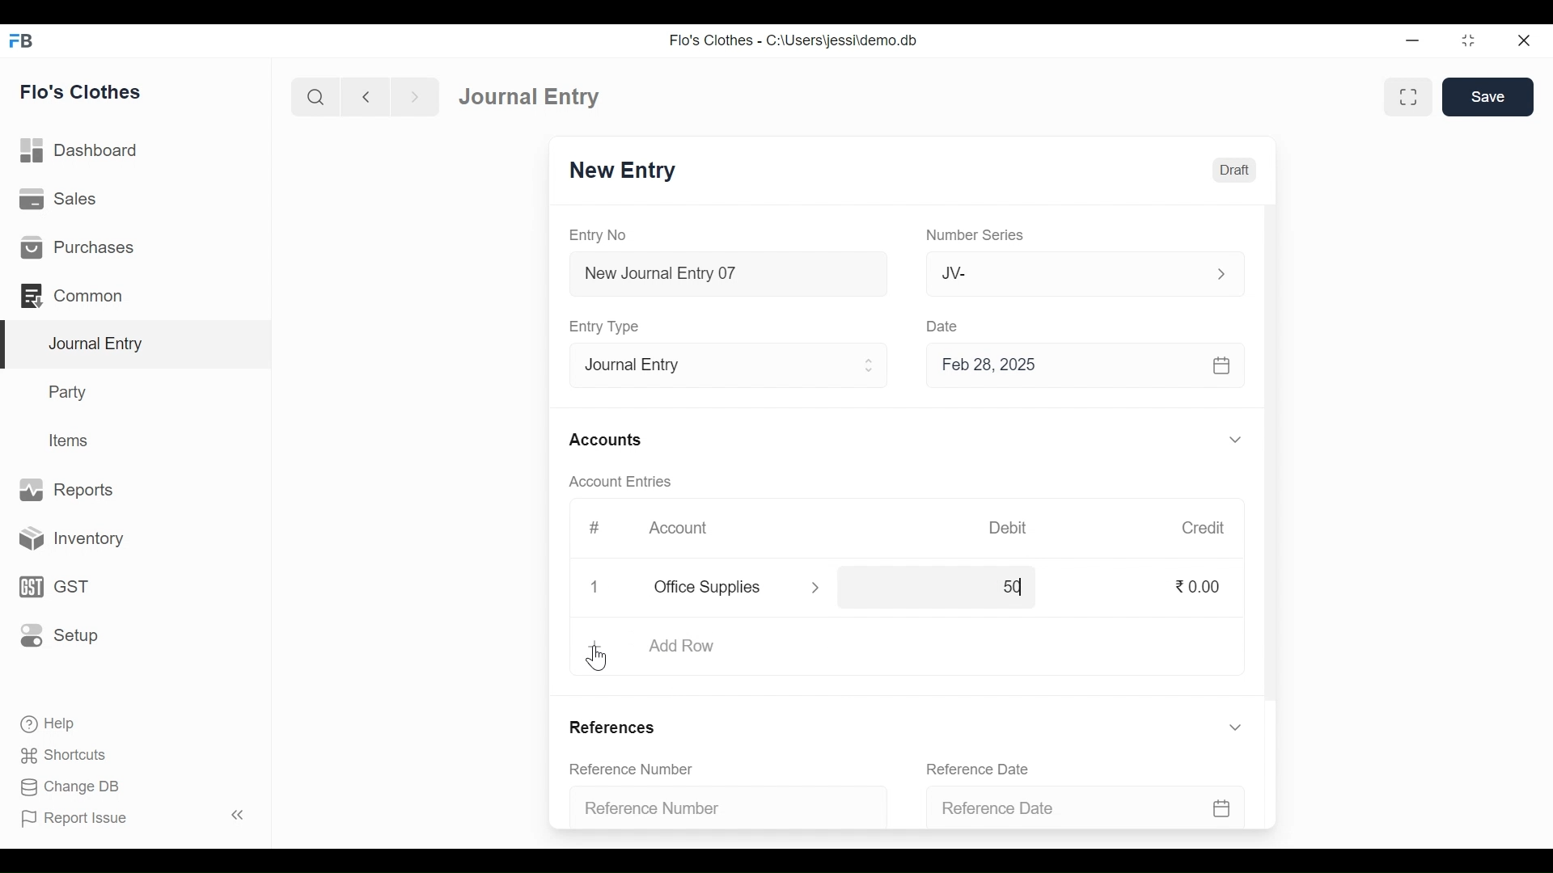 The image size is (1553, 873). What do you see at coordinates (70, 391) in the screenshot?
I see `Party` at bounding box center [70, 391].